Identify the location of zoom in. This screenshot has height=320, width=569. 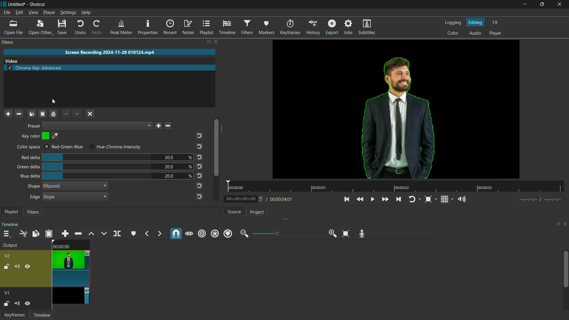
(333, 234).